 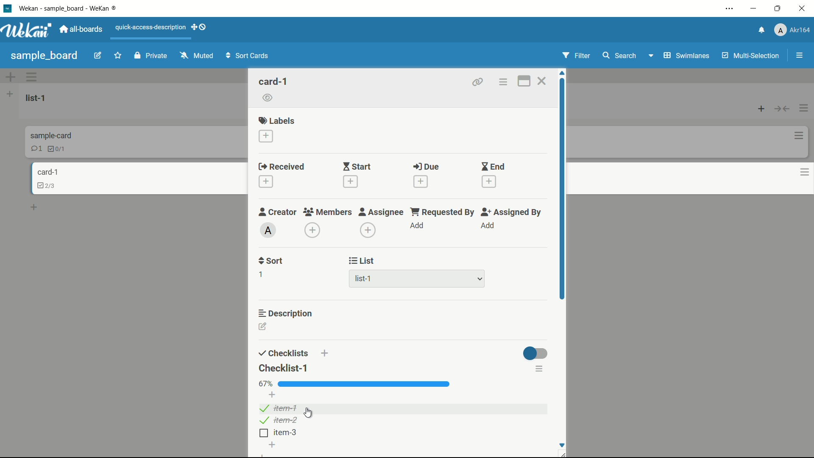 I want to click on members, so click(x=328, y=212).